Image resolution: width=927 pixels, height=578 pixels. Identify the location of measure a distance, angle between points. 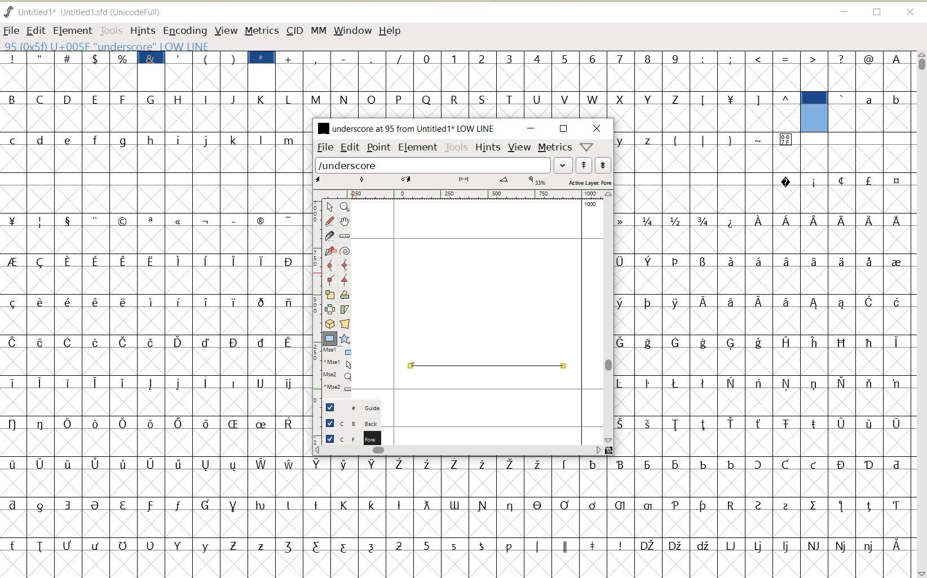
(345, 236).